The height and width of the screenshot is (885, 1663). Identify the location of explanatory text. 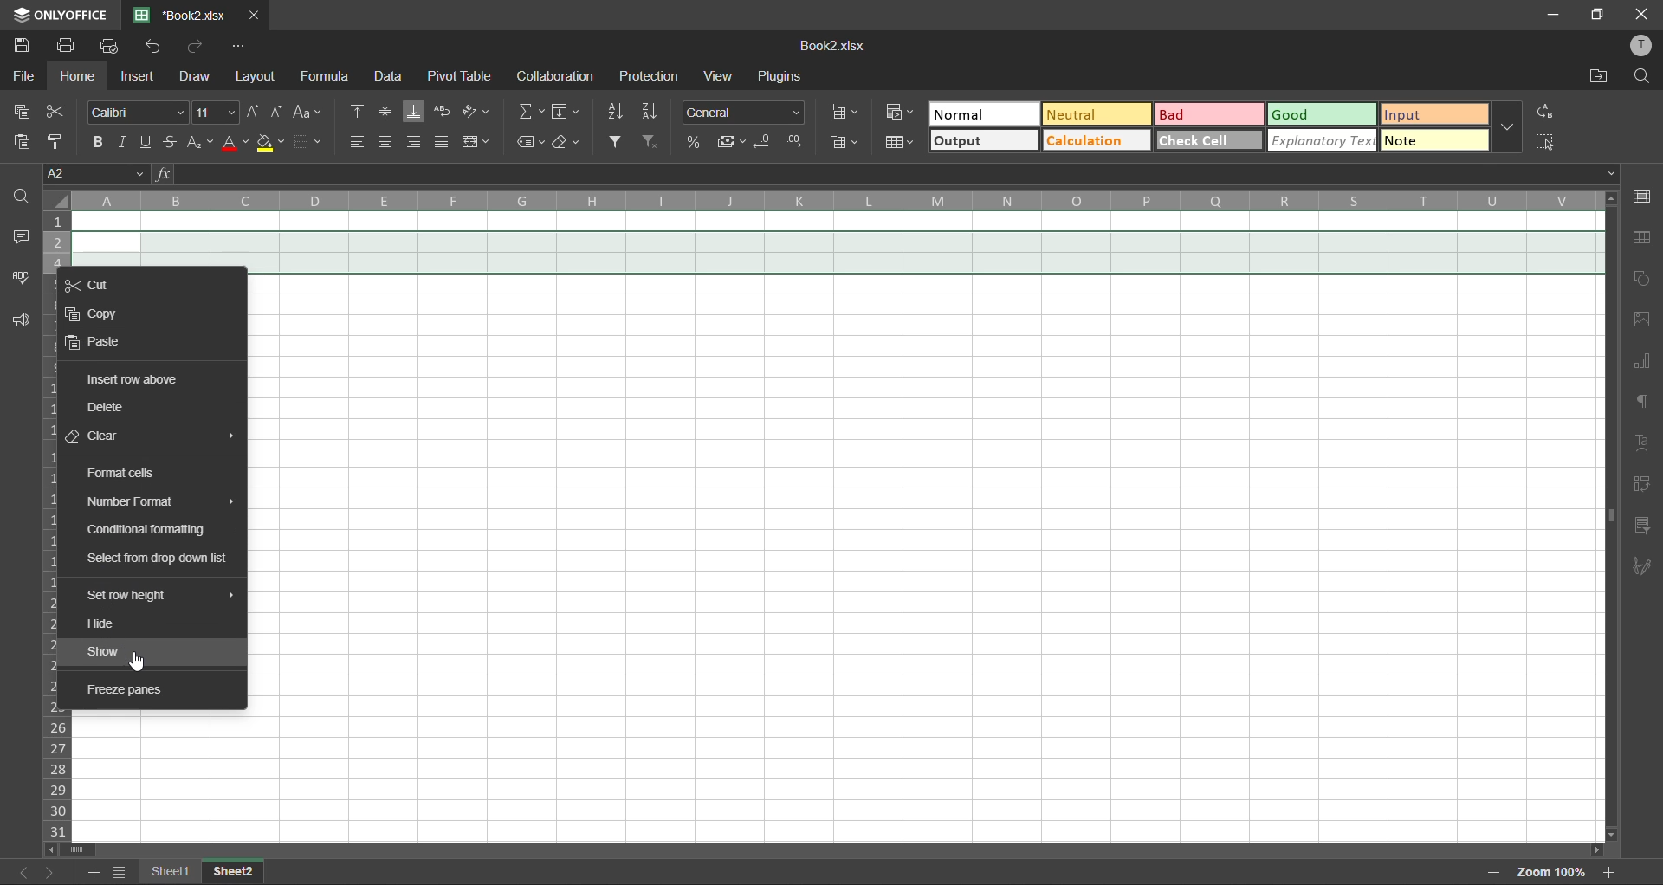
(1322, 142).